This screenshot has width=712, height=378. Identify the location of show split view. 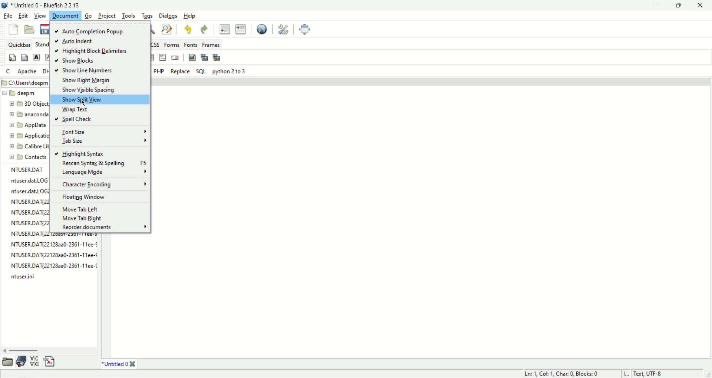
(95, 100).